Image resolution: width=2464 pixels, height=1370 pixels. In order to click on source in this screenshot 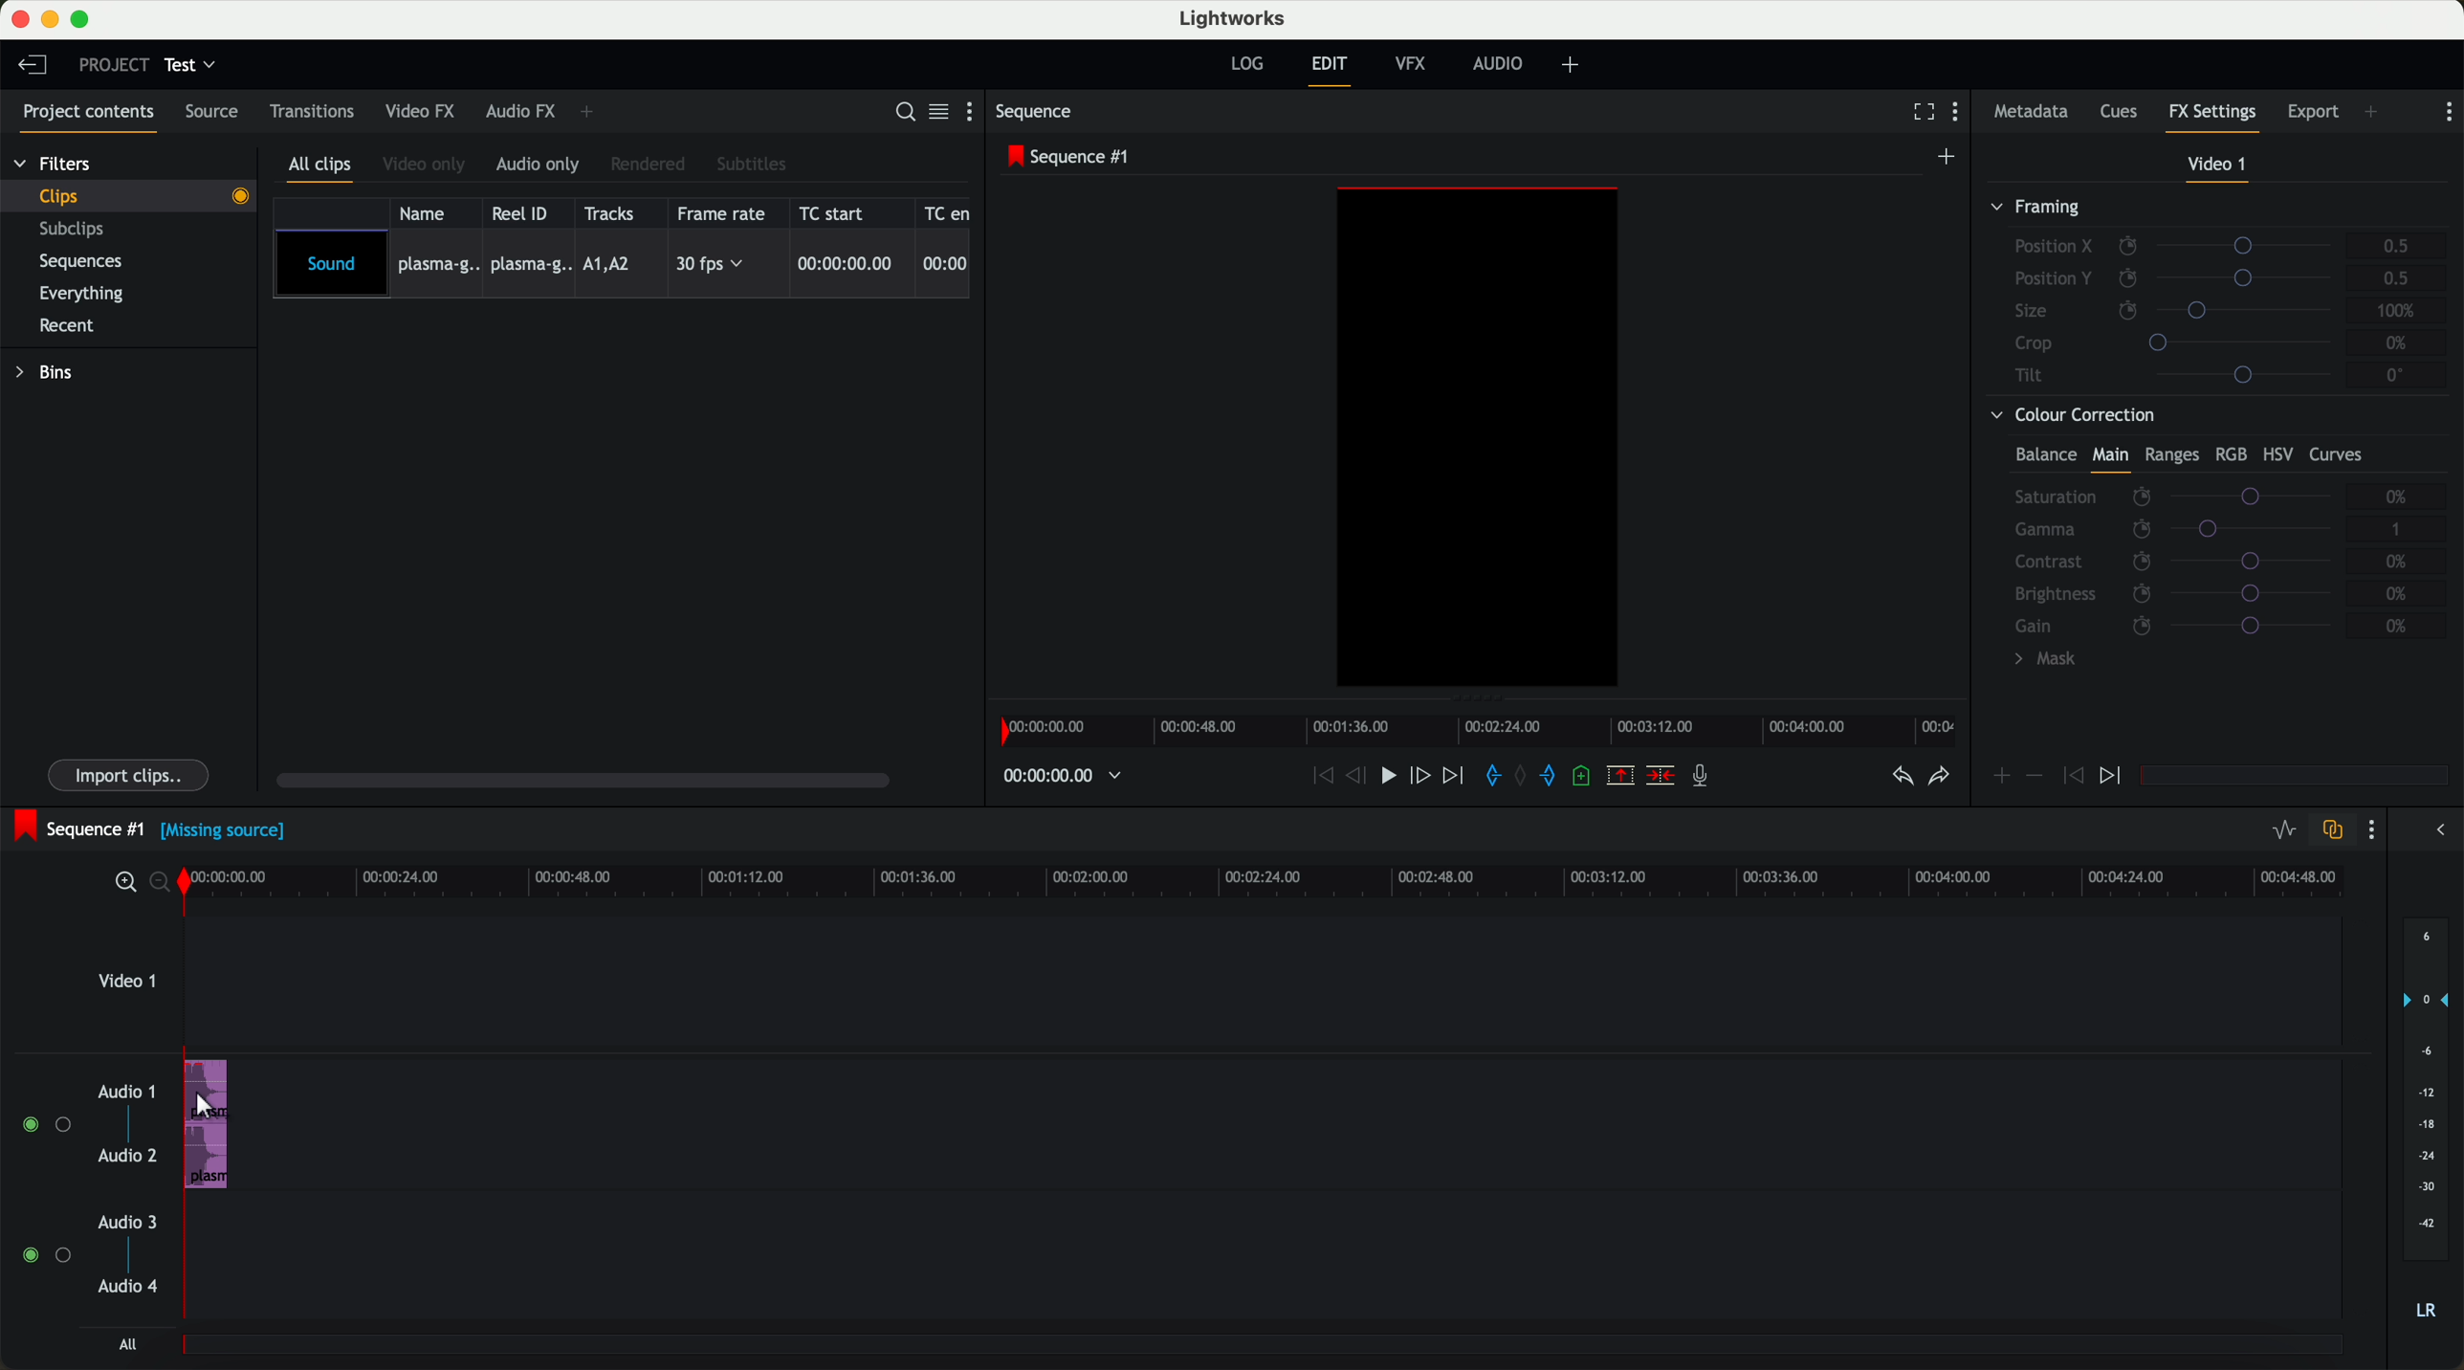, I will do `click(218, 113)`.